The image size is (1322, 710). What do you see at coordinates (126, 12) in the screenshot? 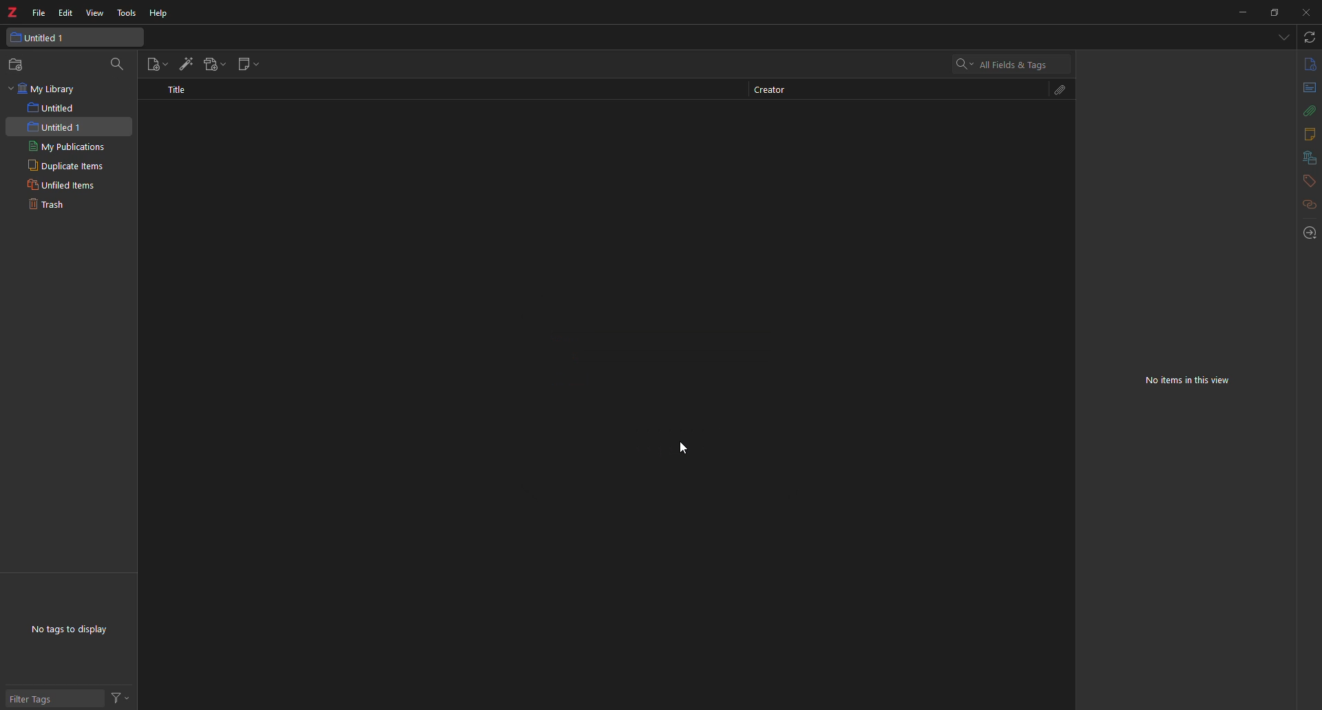
I see `tools` at bounding box center [126, 12].